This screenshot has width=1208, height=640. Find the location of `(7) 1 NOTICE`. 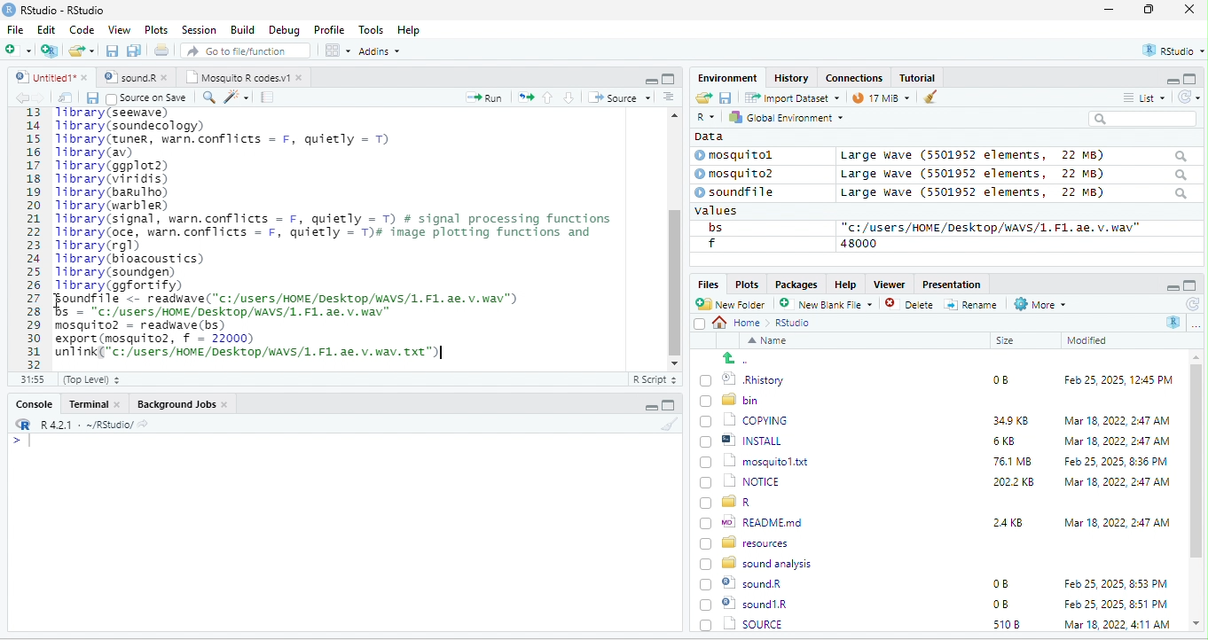

(7) 1 NOTICE is located at coordinates (738, 482).